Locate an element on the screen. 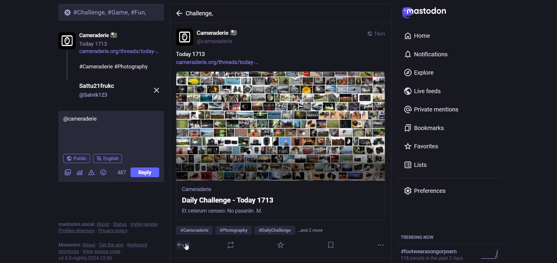  Cameraderie is located at coordinates (220, 32).